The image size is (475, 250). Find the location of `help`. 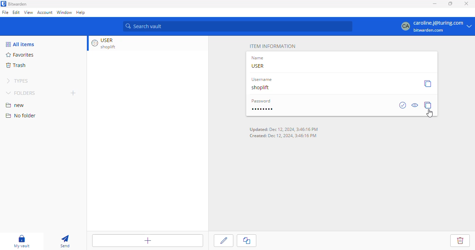

help is located at coordinates (81, 13).